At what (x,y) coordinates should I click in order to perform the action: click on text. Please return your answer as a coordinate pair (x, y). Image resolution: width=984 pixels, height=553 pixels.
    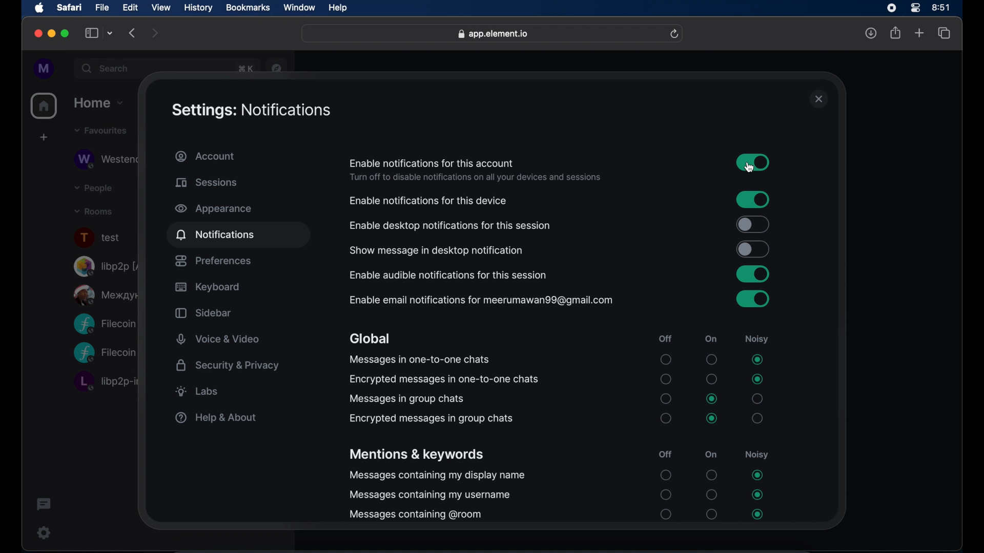
    Looking at the image, I should click on (95, 238).